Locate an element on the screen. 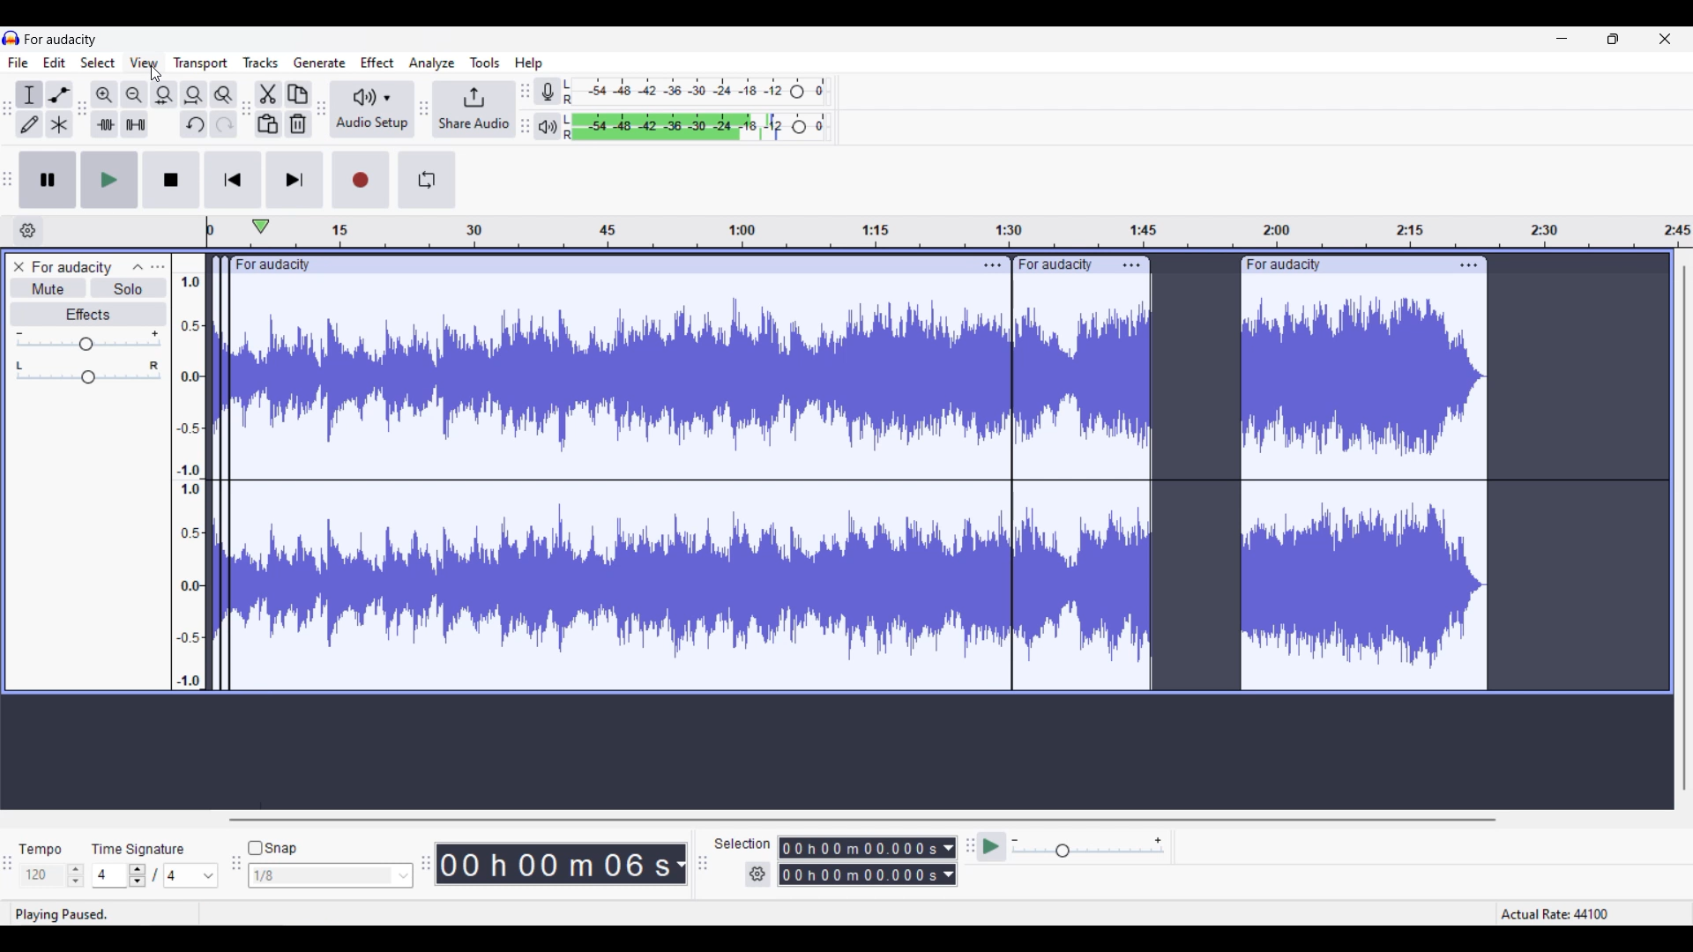 The height and width of the screenshot is (952, 1693). Transport menu is located at coordinates (200, 63).